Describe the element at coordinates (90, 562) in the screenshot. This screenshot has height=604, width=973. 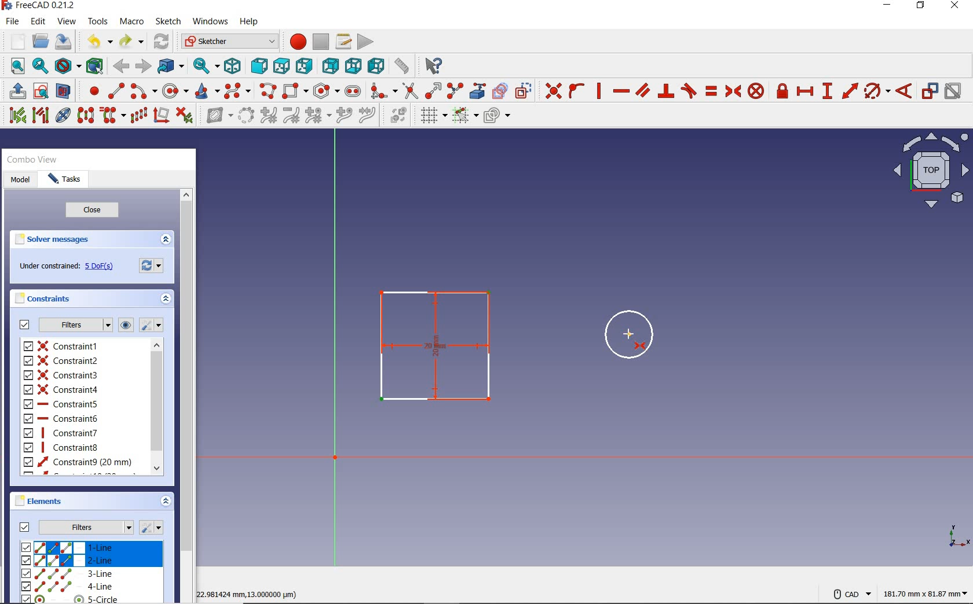
I see `2-LINE` at that location.